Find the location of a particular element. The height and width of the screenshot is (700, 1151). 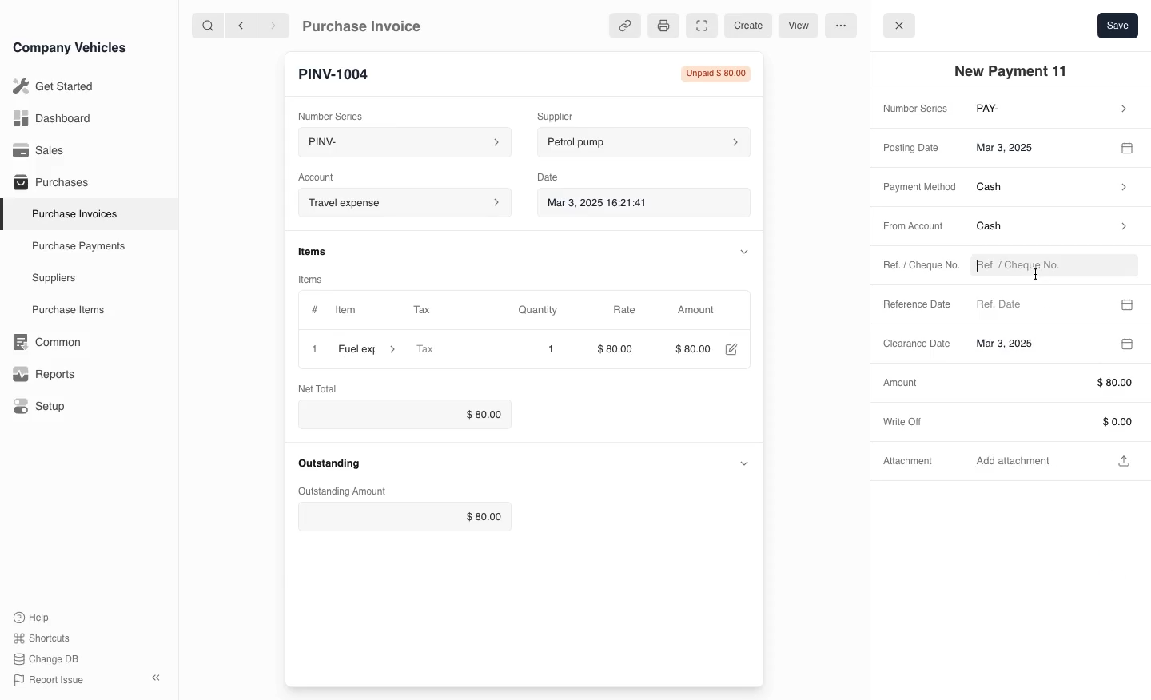

close sidebar is located at coordinates (157, 676).